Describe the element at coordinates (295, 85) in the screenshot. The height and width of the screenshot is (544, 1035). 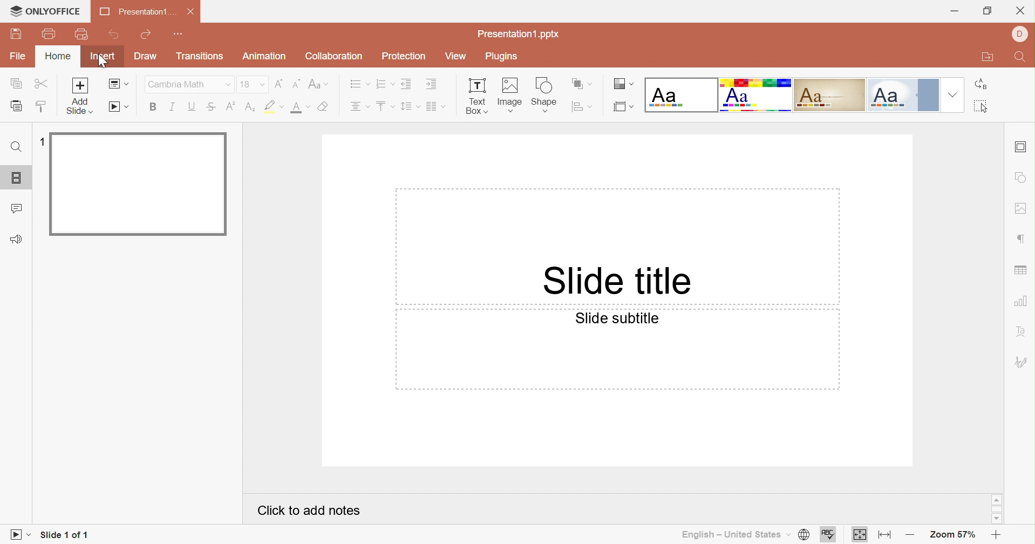
I see `Decrement font size` at that location.